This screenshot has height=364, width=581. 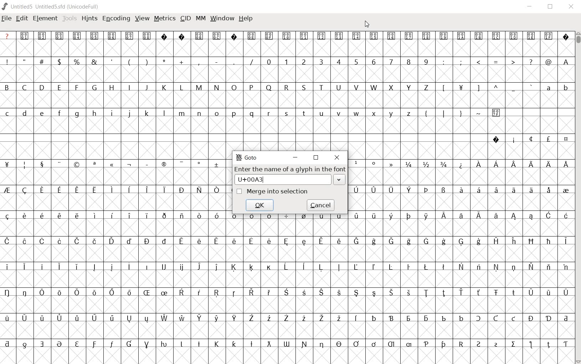 What do you see at coordinates (268, 344) in the screenshot?
I see `Symbol` at bounding box center [268, 344].